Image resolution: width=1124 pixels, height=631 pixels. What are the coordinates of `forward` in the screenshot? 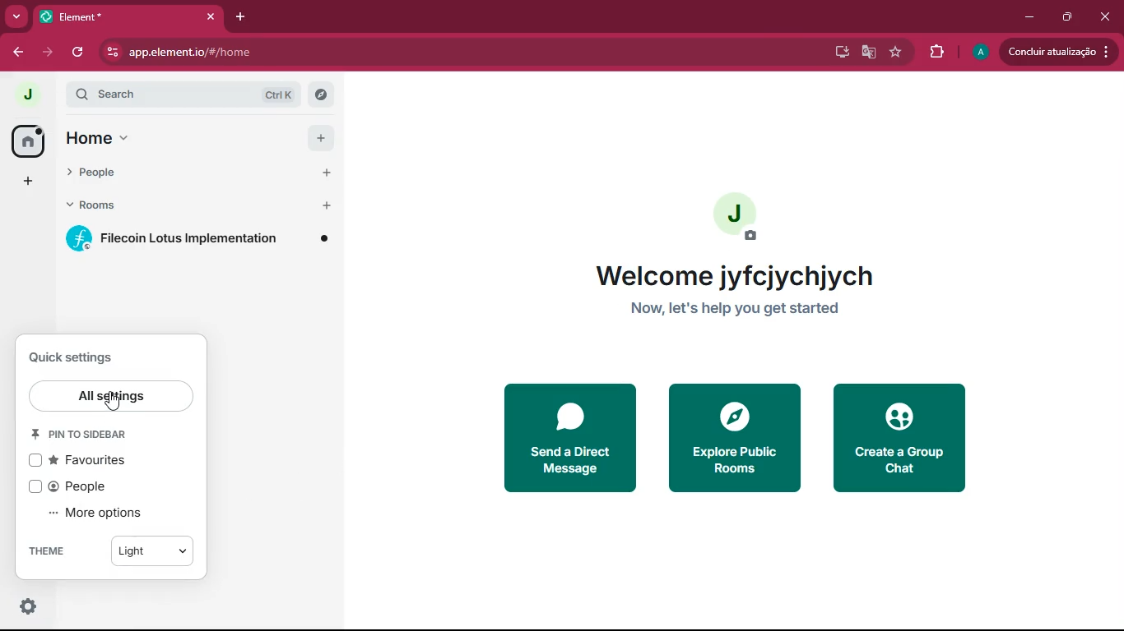 It's located at (46, 53).